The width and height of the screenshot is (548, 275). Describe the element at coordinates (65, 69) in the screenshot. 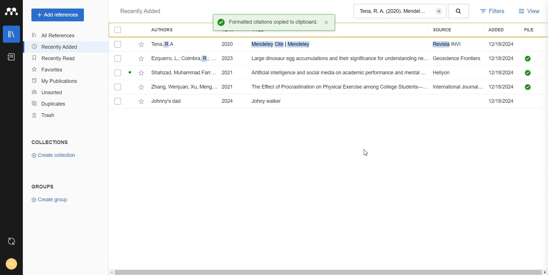

I see `Favorites` at that location.